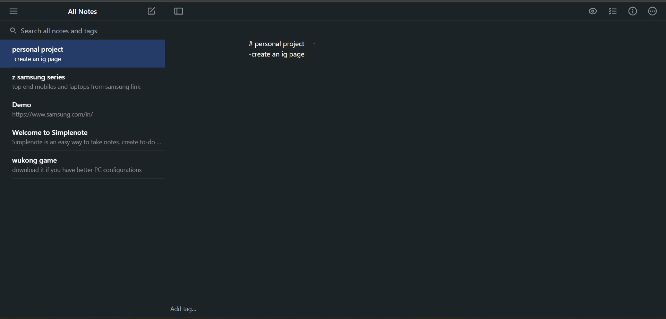 Image resolution: width=666 pixels, height=319 pixels. What do you see at coordinates (80, 83) in the screenshot?
I see `note title and preview` at bounding box center [80, 83].